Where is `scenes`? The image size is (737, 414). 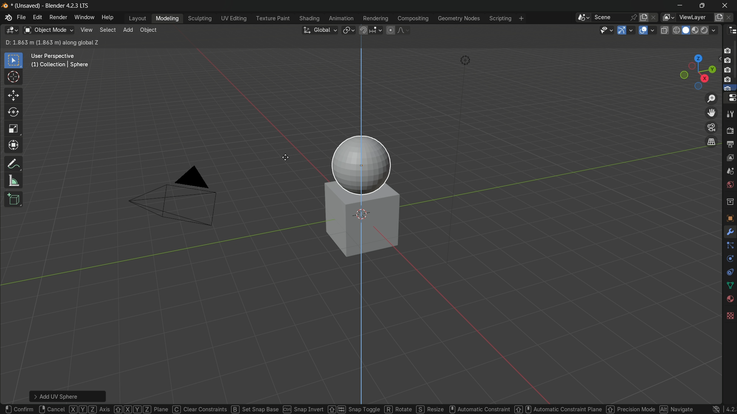 scenes is located at coordinates (730, 171).